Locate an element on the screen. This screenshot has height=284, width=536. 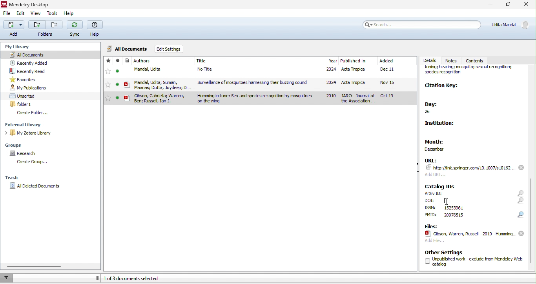
icon is located at coordinates (127, 73).